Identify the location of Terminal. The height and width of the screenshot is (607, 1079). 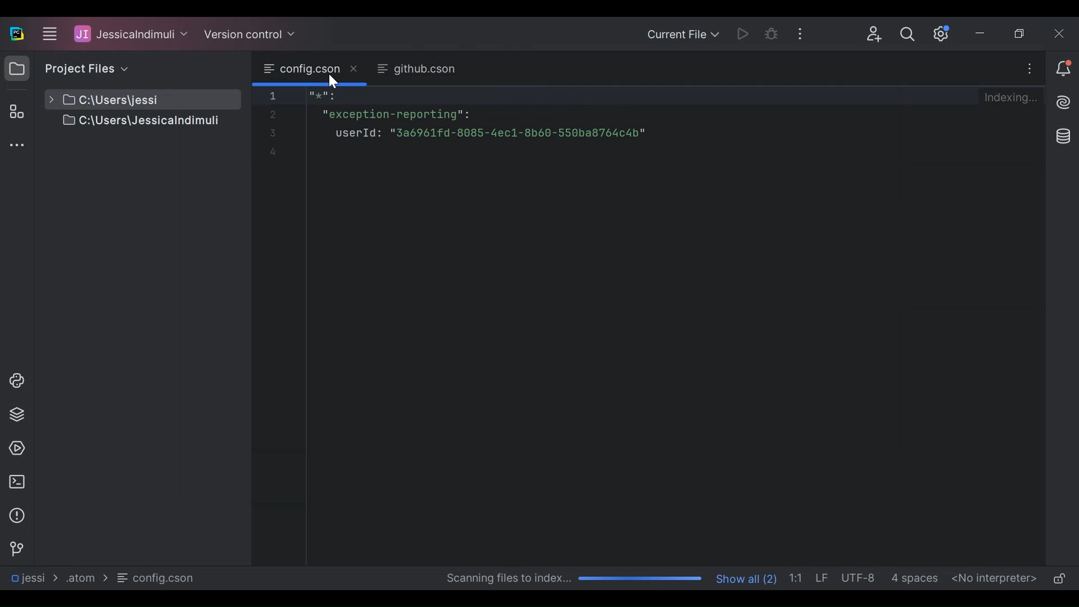
(17, 482).